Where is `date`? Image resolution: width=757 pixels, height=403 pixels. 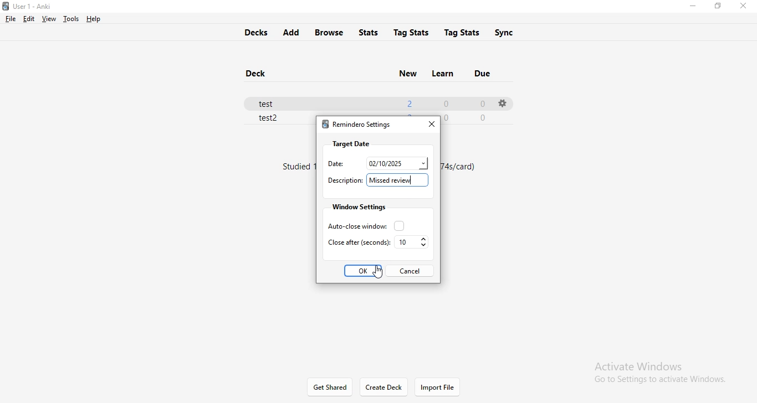
date is located at coordinates (333, 164).